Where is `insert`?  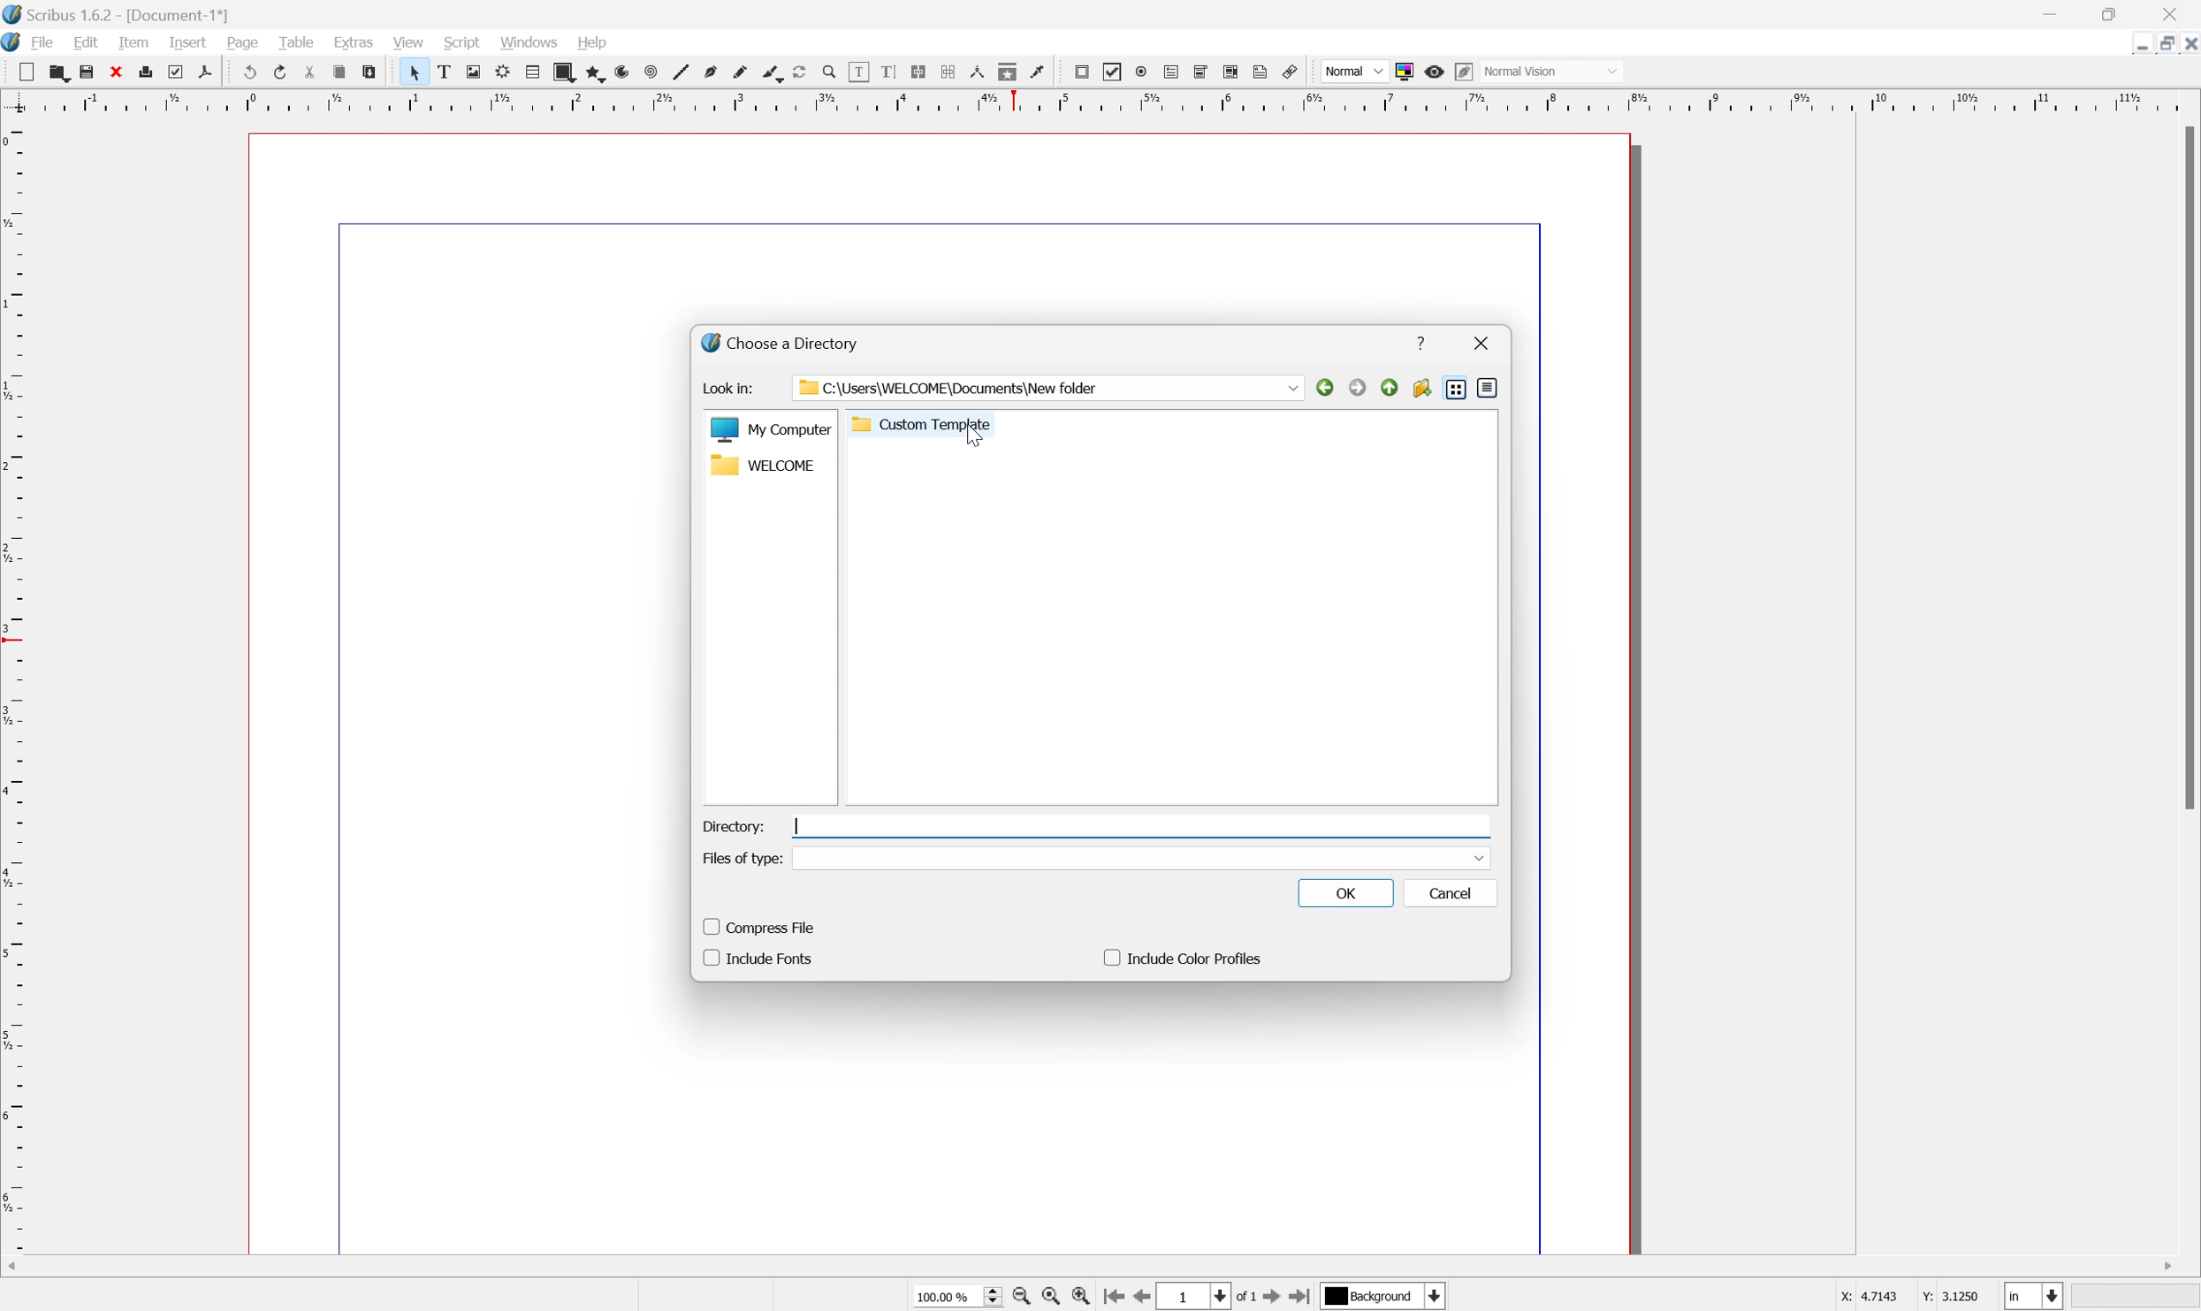
insert is located at coordinates (188, 43).